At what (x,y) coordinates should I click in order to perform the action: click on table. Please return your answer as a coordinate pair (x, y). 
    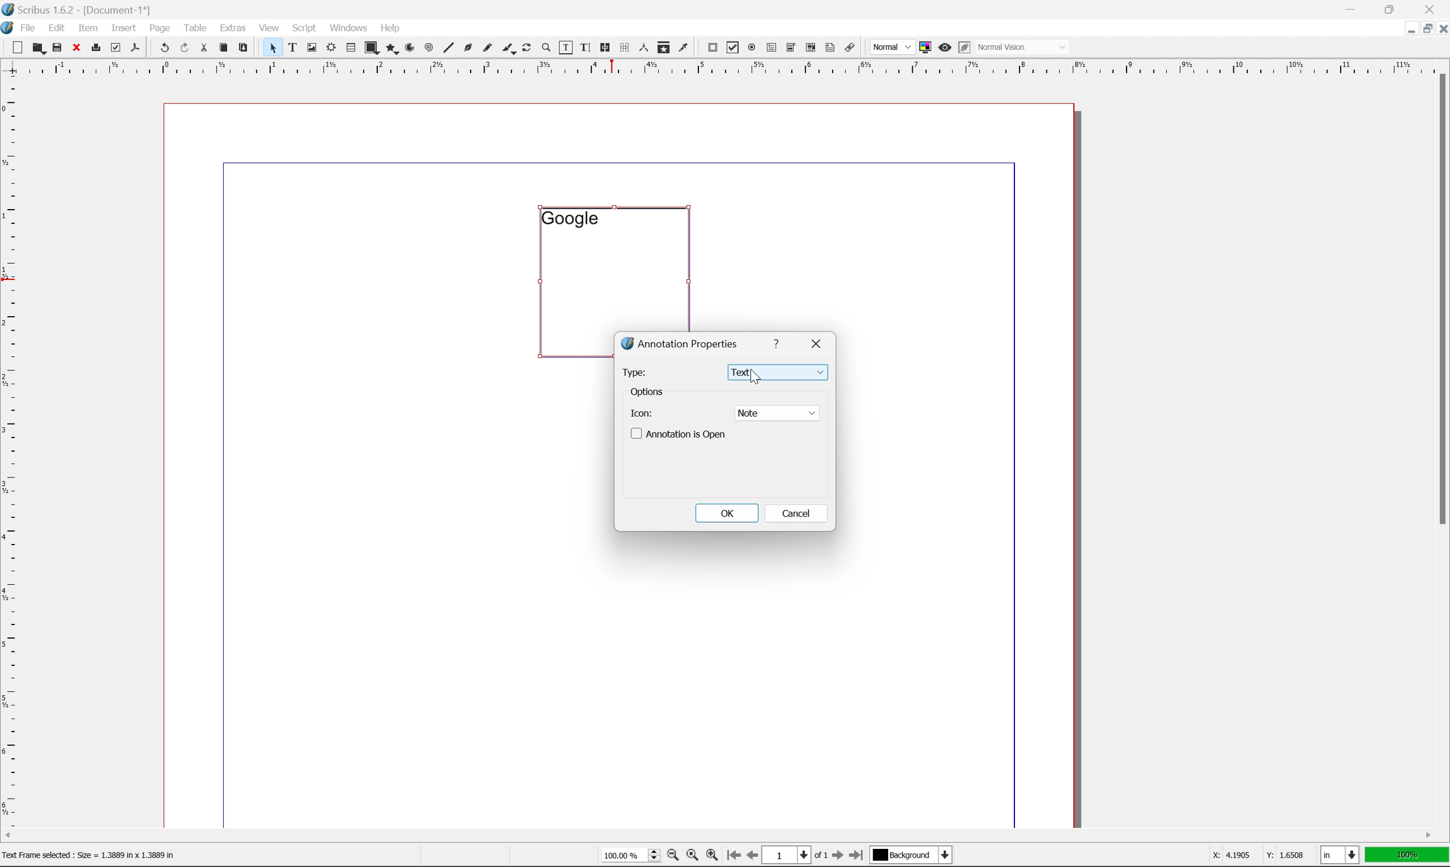
    Looking at the image, I should click on (196, 27).